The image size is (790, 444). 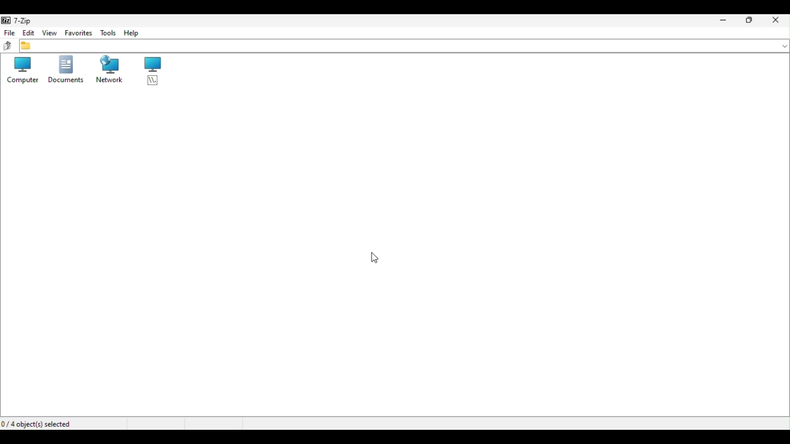 I want to click on Favourite, so click(x=80, y=34).